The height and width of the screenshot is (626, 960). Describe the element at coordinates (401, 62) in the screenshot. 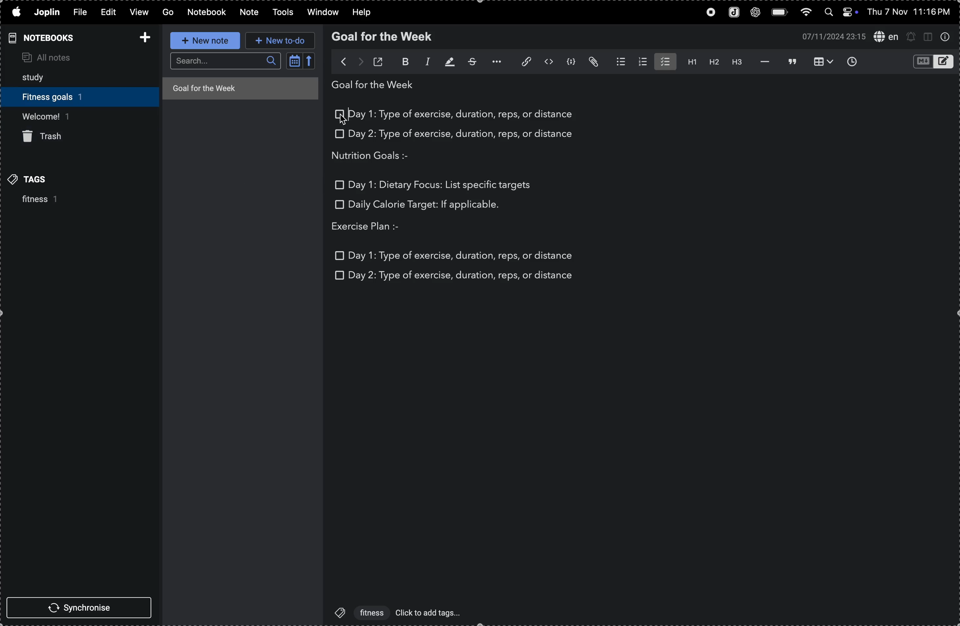

I see `bold` at that location.